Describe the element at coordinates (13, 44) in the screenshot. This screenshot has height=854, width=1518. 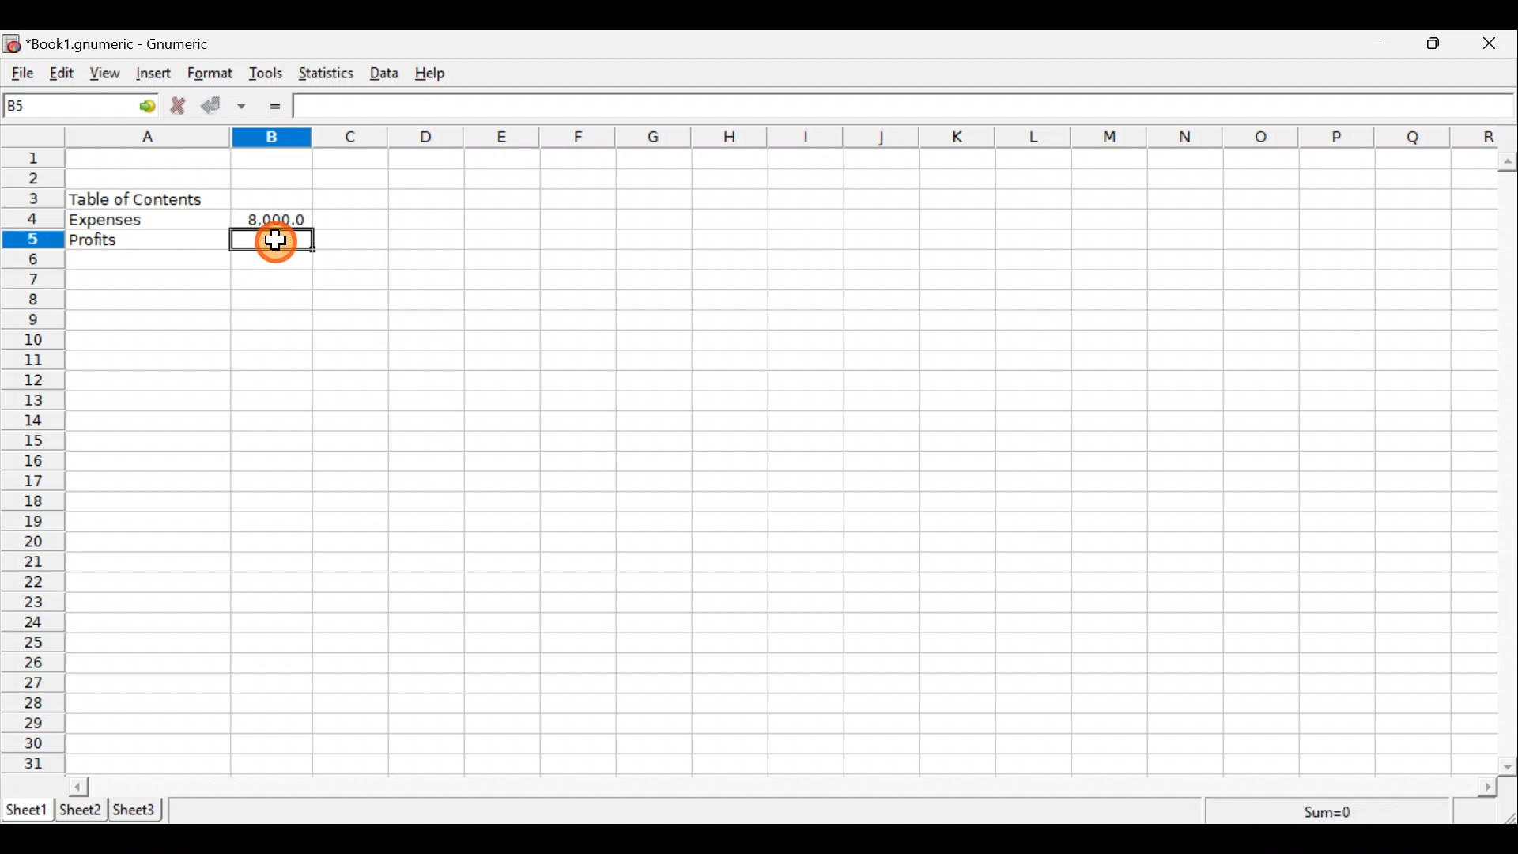
I see `icon` at that location.